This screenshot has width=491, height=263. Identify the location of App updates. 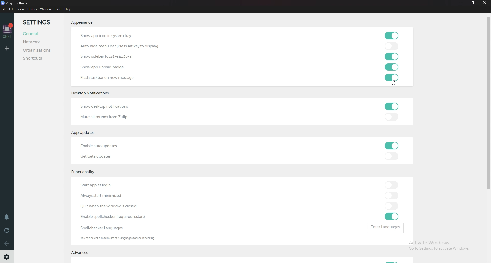
(86, 133).